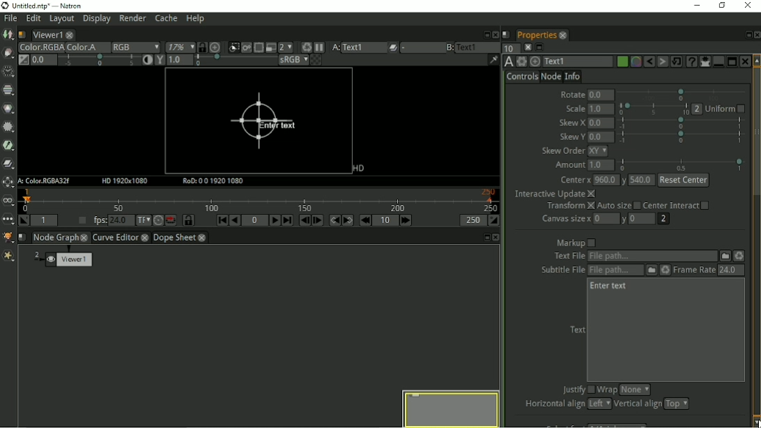  Describe the element at coordinates (756, 240) in the screenshot. I see `Vertical scrollbar` at that location.